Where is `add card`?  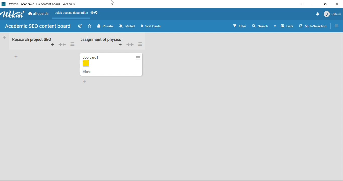
add card is located at coordinates (120, 46).